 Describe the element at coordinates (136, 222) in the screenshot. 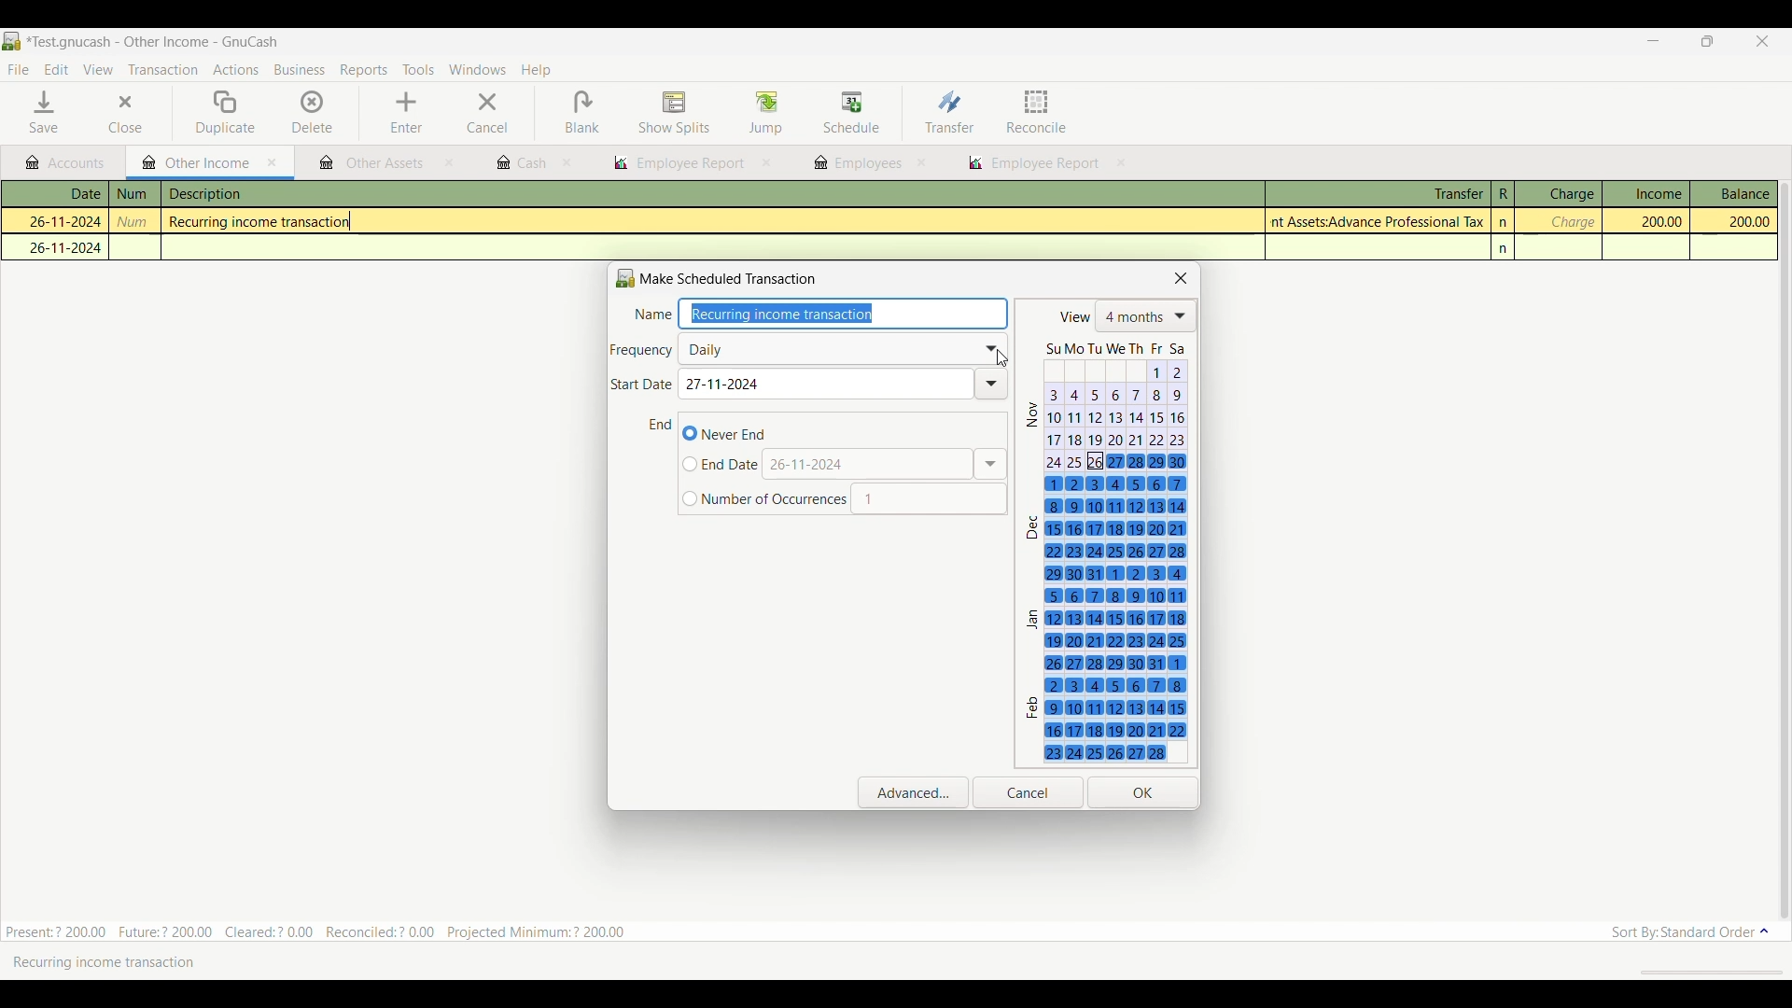

I see `num` at that location.